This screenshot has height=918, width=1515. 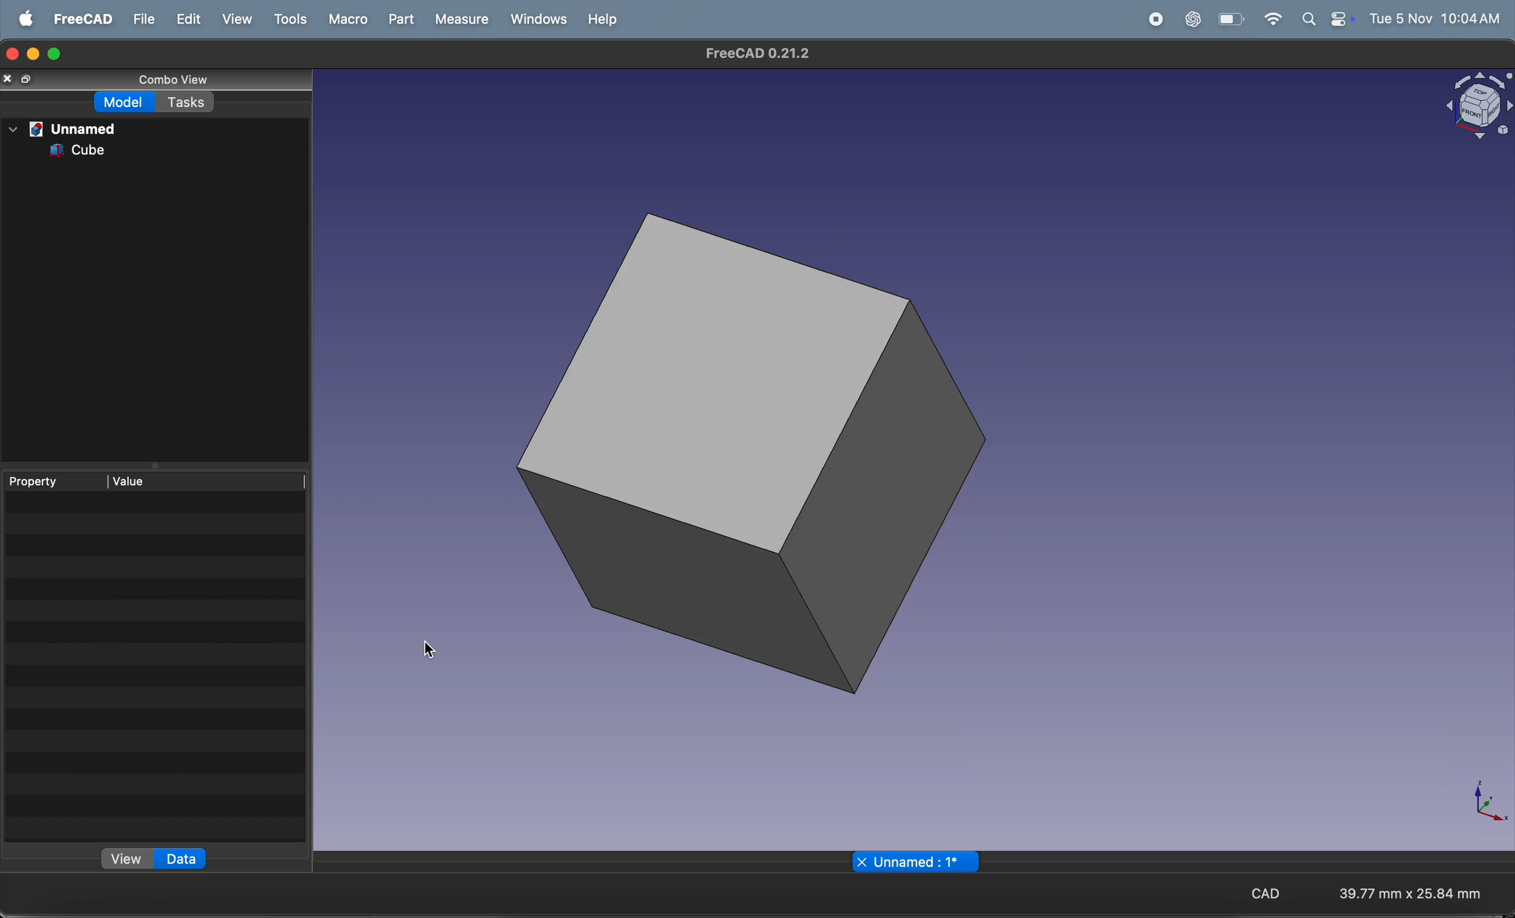 What do you see at coordinates (23, 18) in the screenshot?
I see `apple` at bounding box center [23, 18].